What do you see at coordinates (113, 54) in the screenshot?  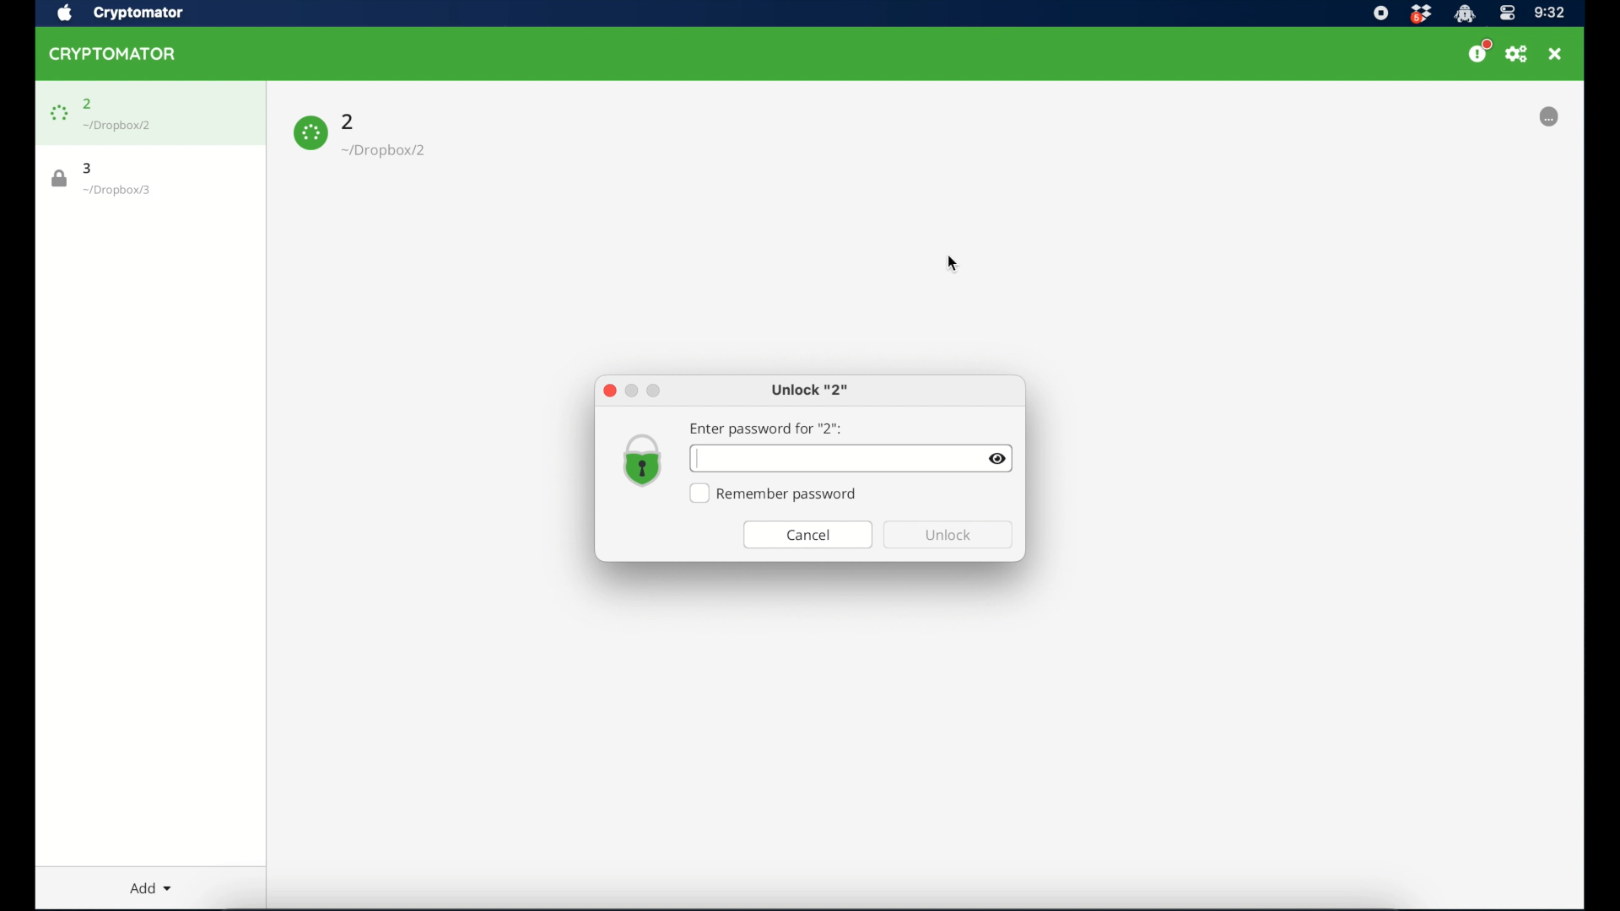 I see `cryptomator icon` at bounding box center [113, 54].